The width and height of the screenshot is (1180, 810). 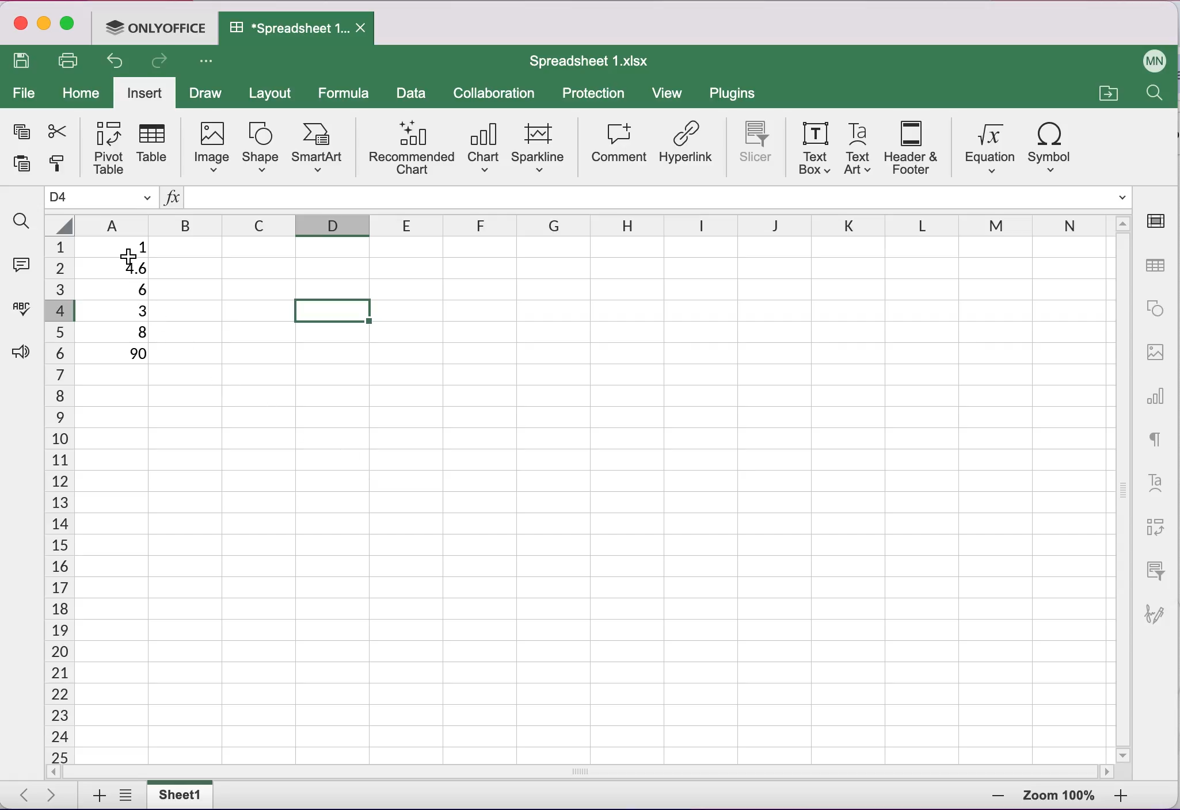 What do you see at coordinates (688, 147) in the screenshot?
I see `hyperlink` at bounding box center [688, 147].